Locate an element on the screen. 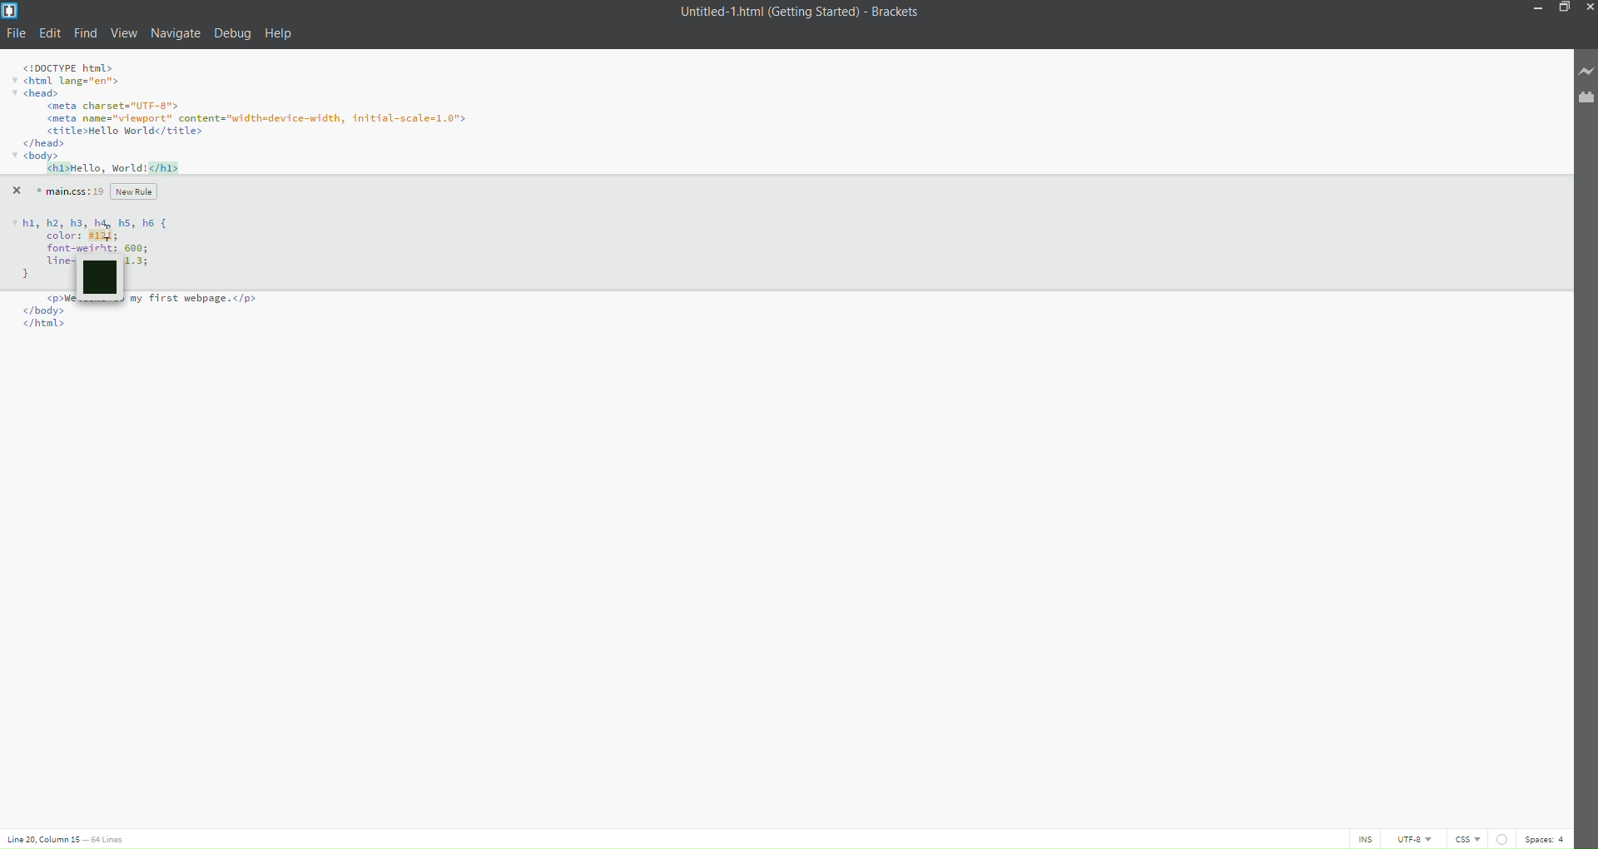 The image size is (1598, 849). live preview is located at coordinates (1582, 72).